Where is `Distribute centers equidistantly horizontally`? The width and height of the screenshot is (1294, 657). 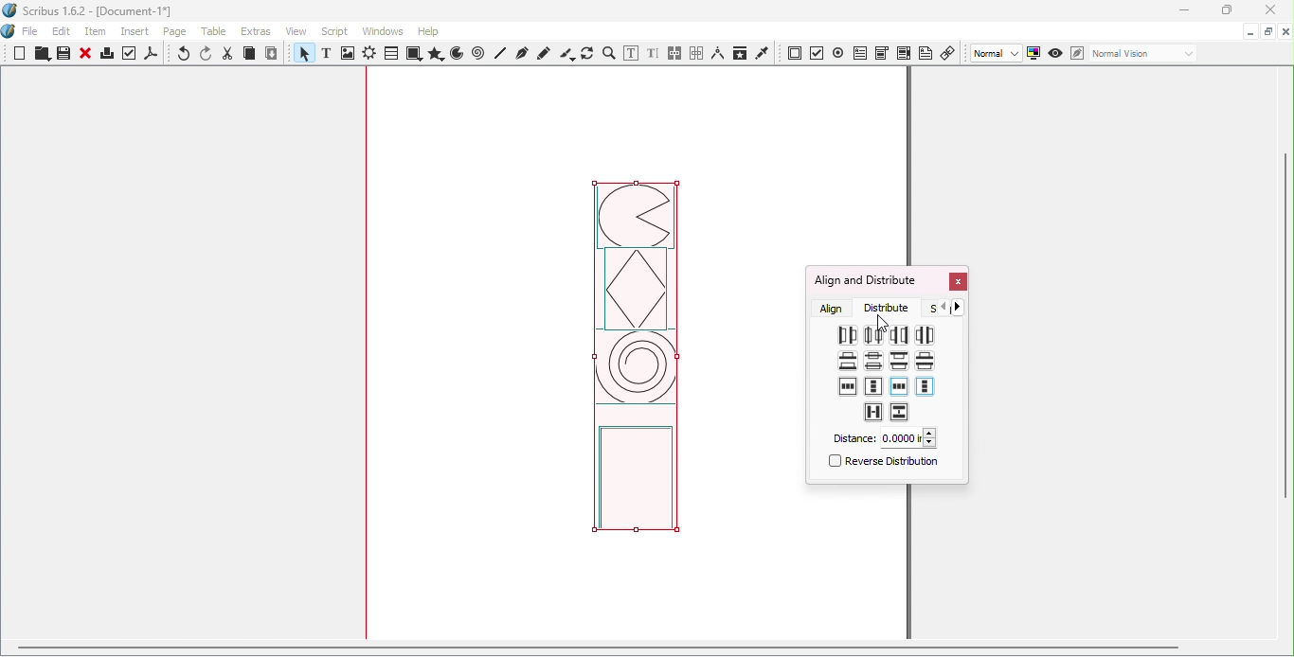
Distribute centers equidistantly horizontally is located at coordinates (872, 334).